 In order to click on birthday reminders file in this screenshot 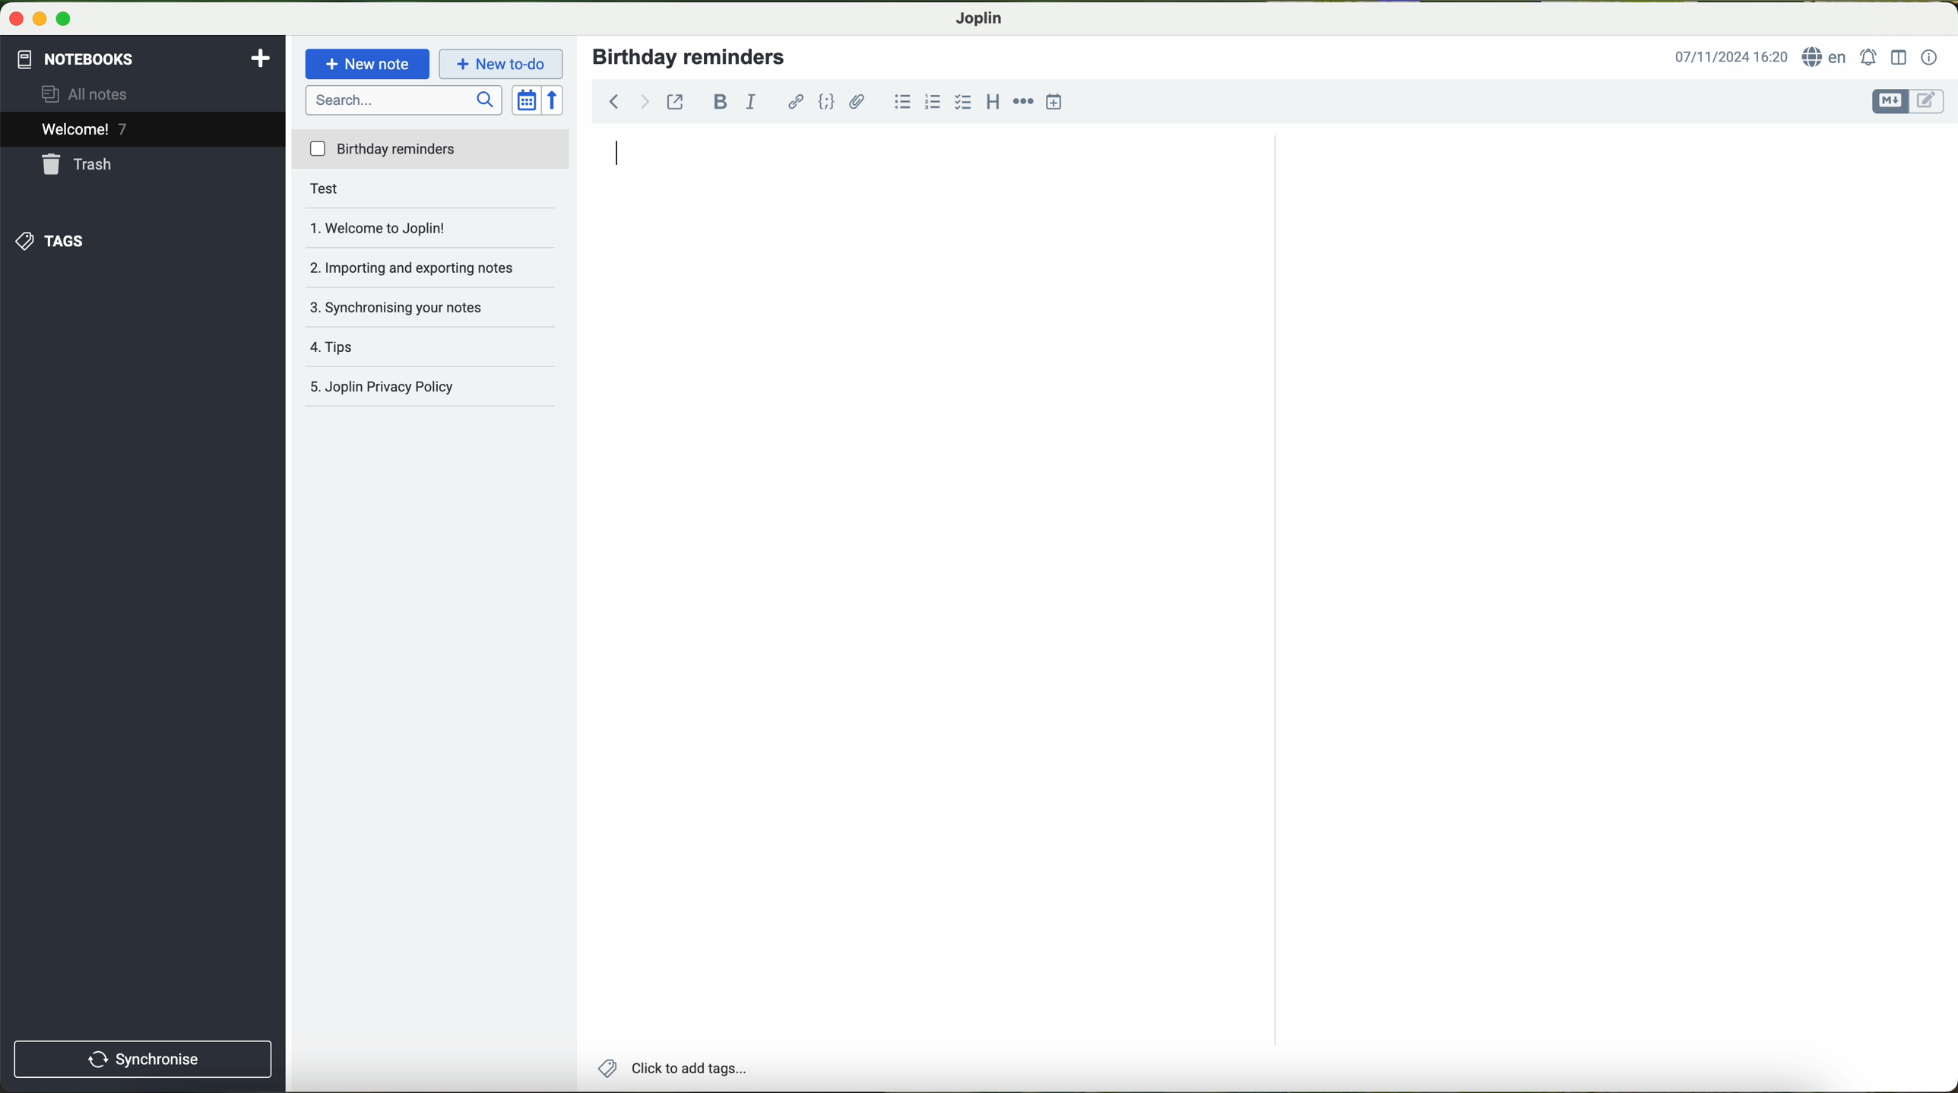, I will do `click(432, 151)`.